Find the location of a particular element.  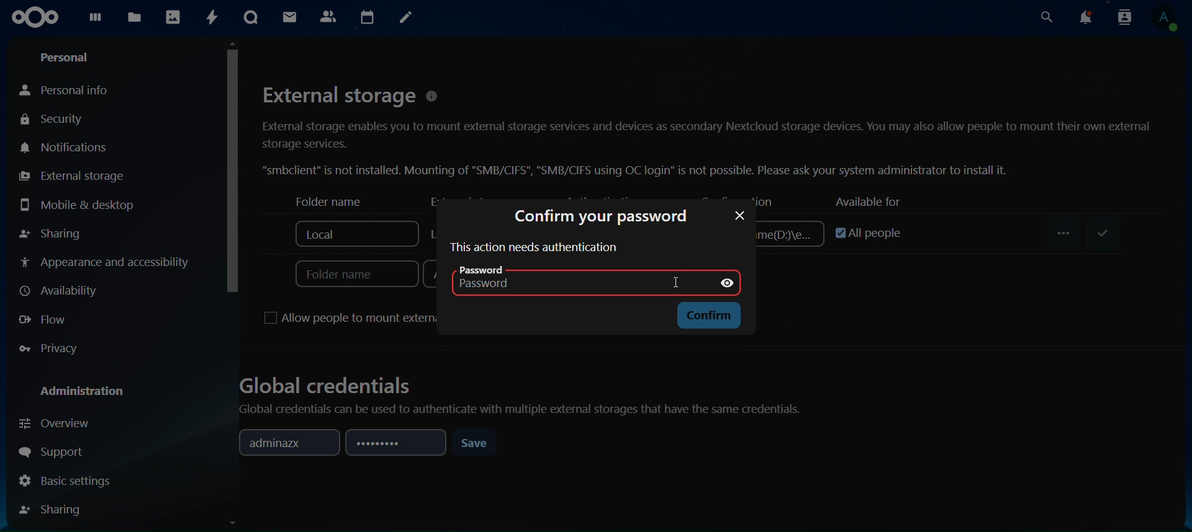

flow is located at coordinates (45, 321).